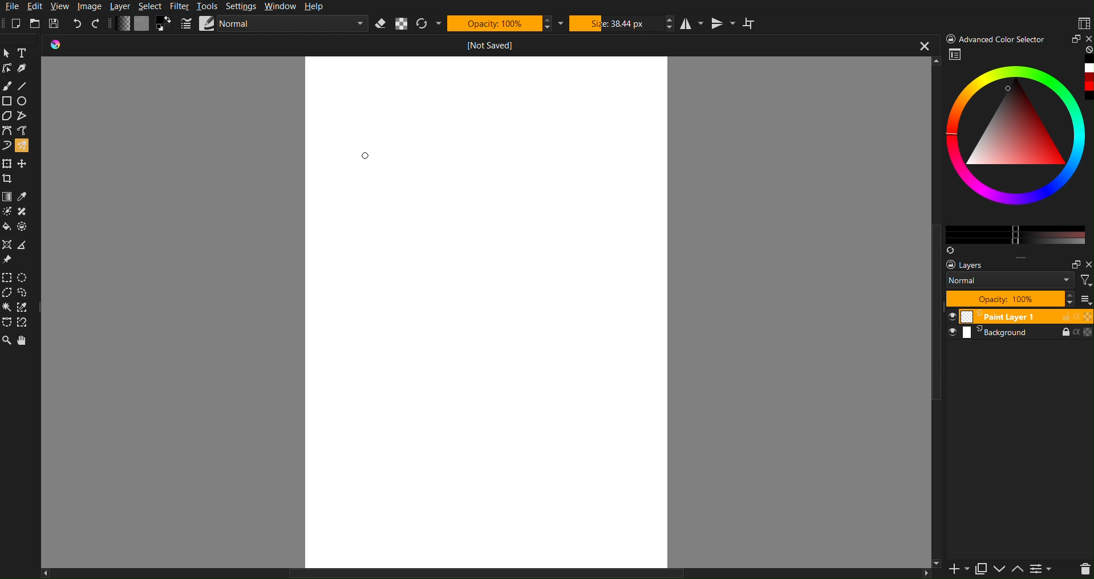 The image size is (1094, 579). Describe the element at coordinates (319, 7) in the screenshot. I see `Help` at that location.